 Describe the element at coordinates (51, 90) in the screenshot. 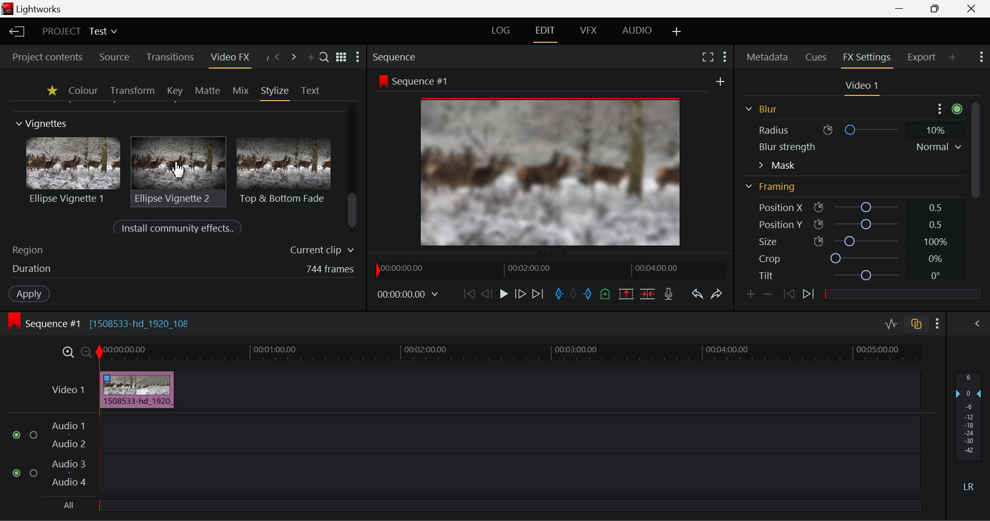

I see `Favourites` at that location.